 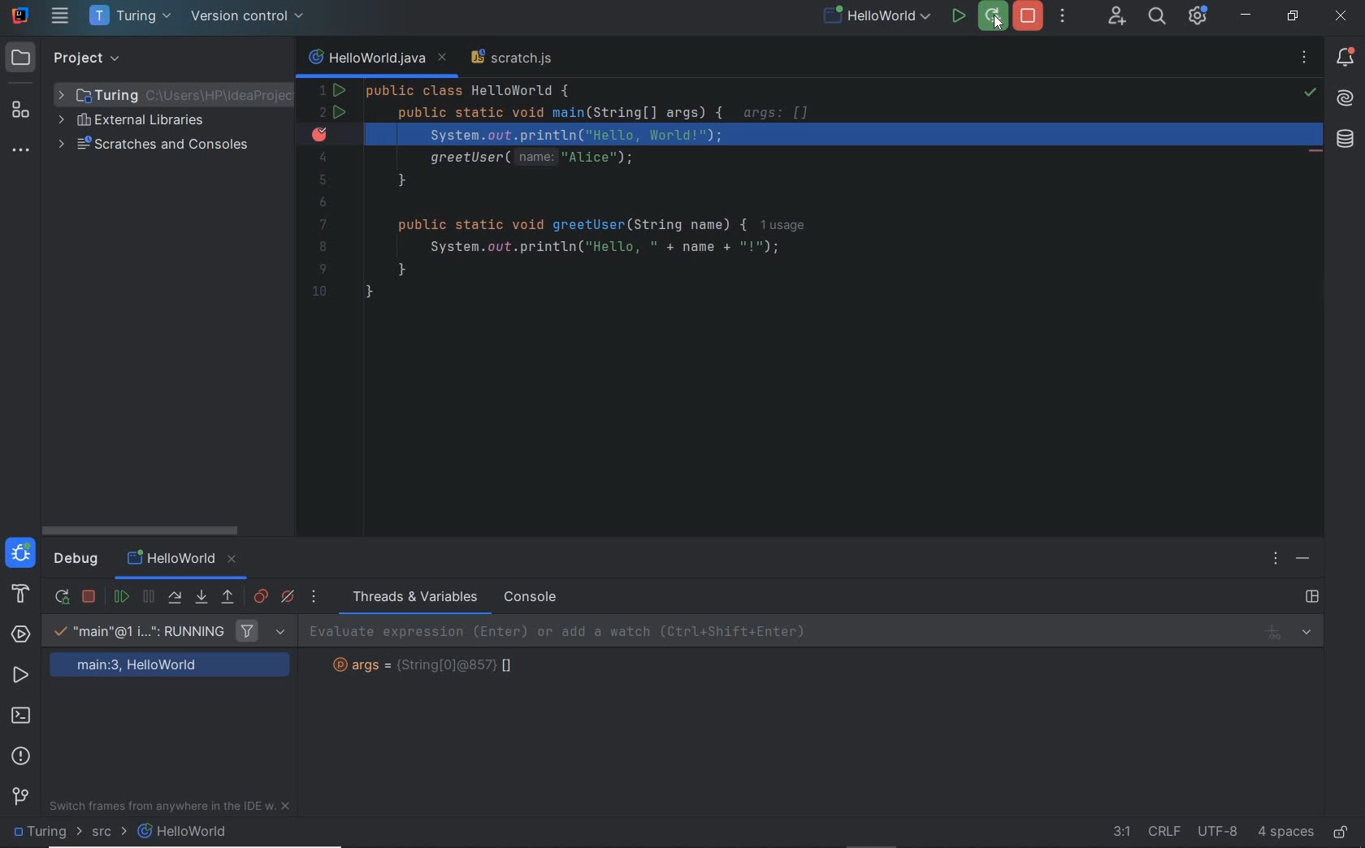 I want to click on stop, so click(x=1030, y=18).